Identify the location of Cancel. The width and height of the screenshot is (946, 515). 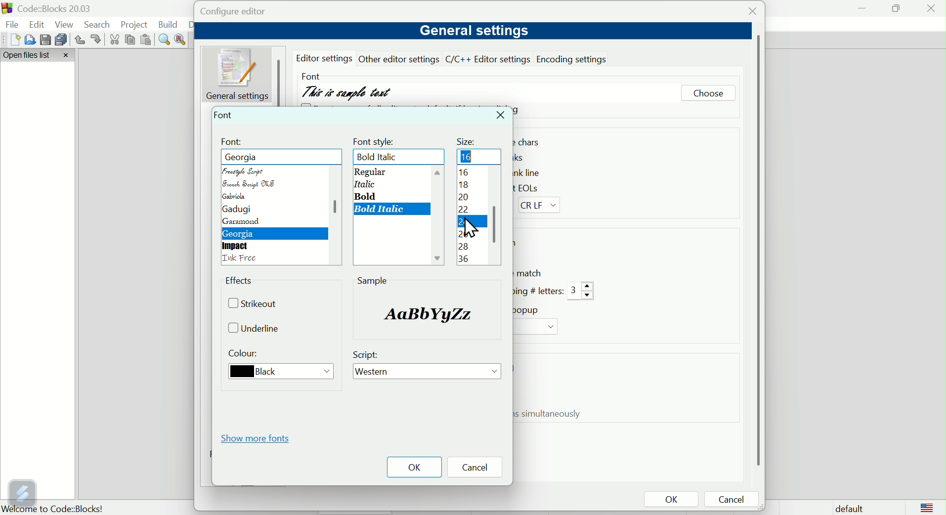
(478, 468).